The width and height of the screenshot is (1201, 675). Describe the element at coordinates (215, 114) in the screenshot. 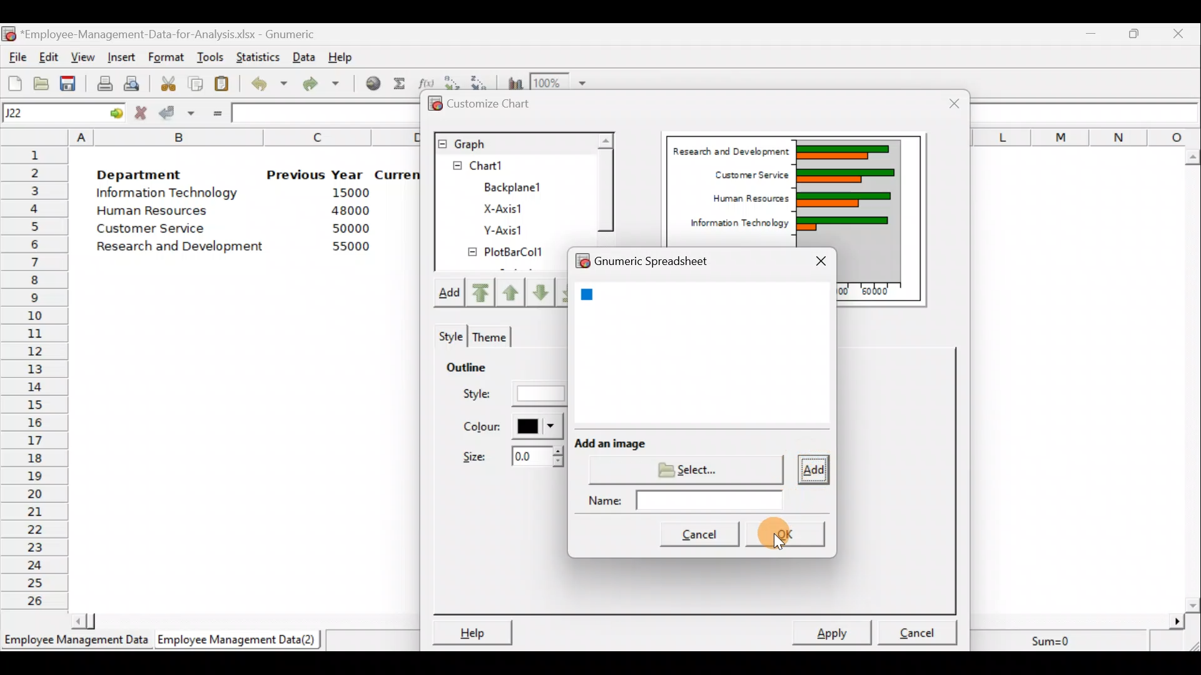

I see `Enter formula` at that location.